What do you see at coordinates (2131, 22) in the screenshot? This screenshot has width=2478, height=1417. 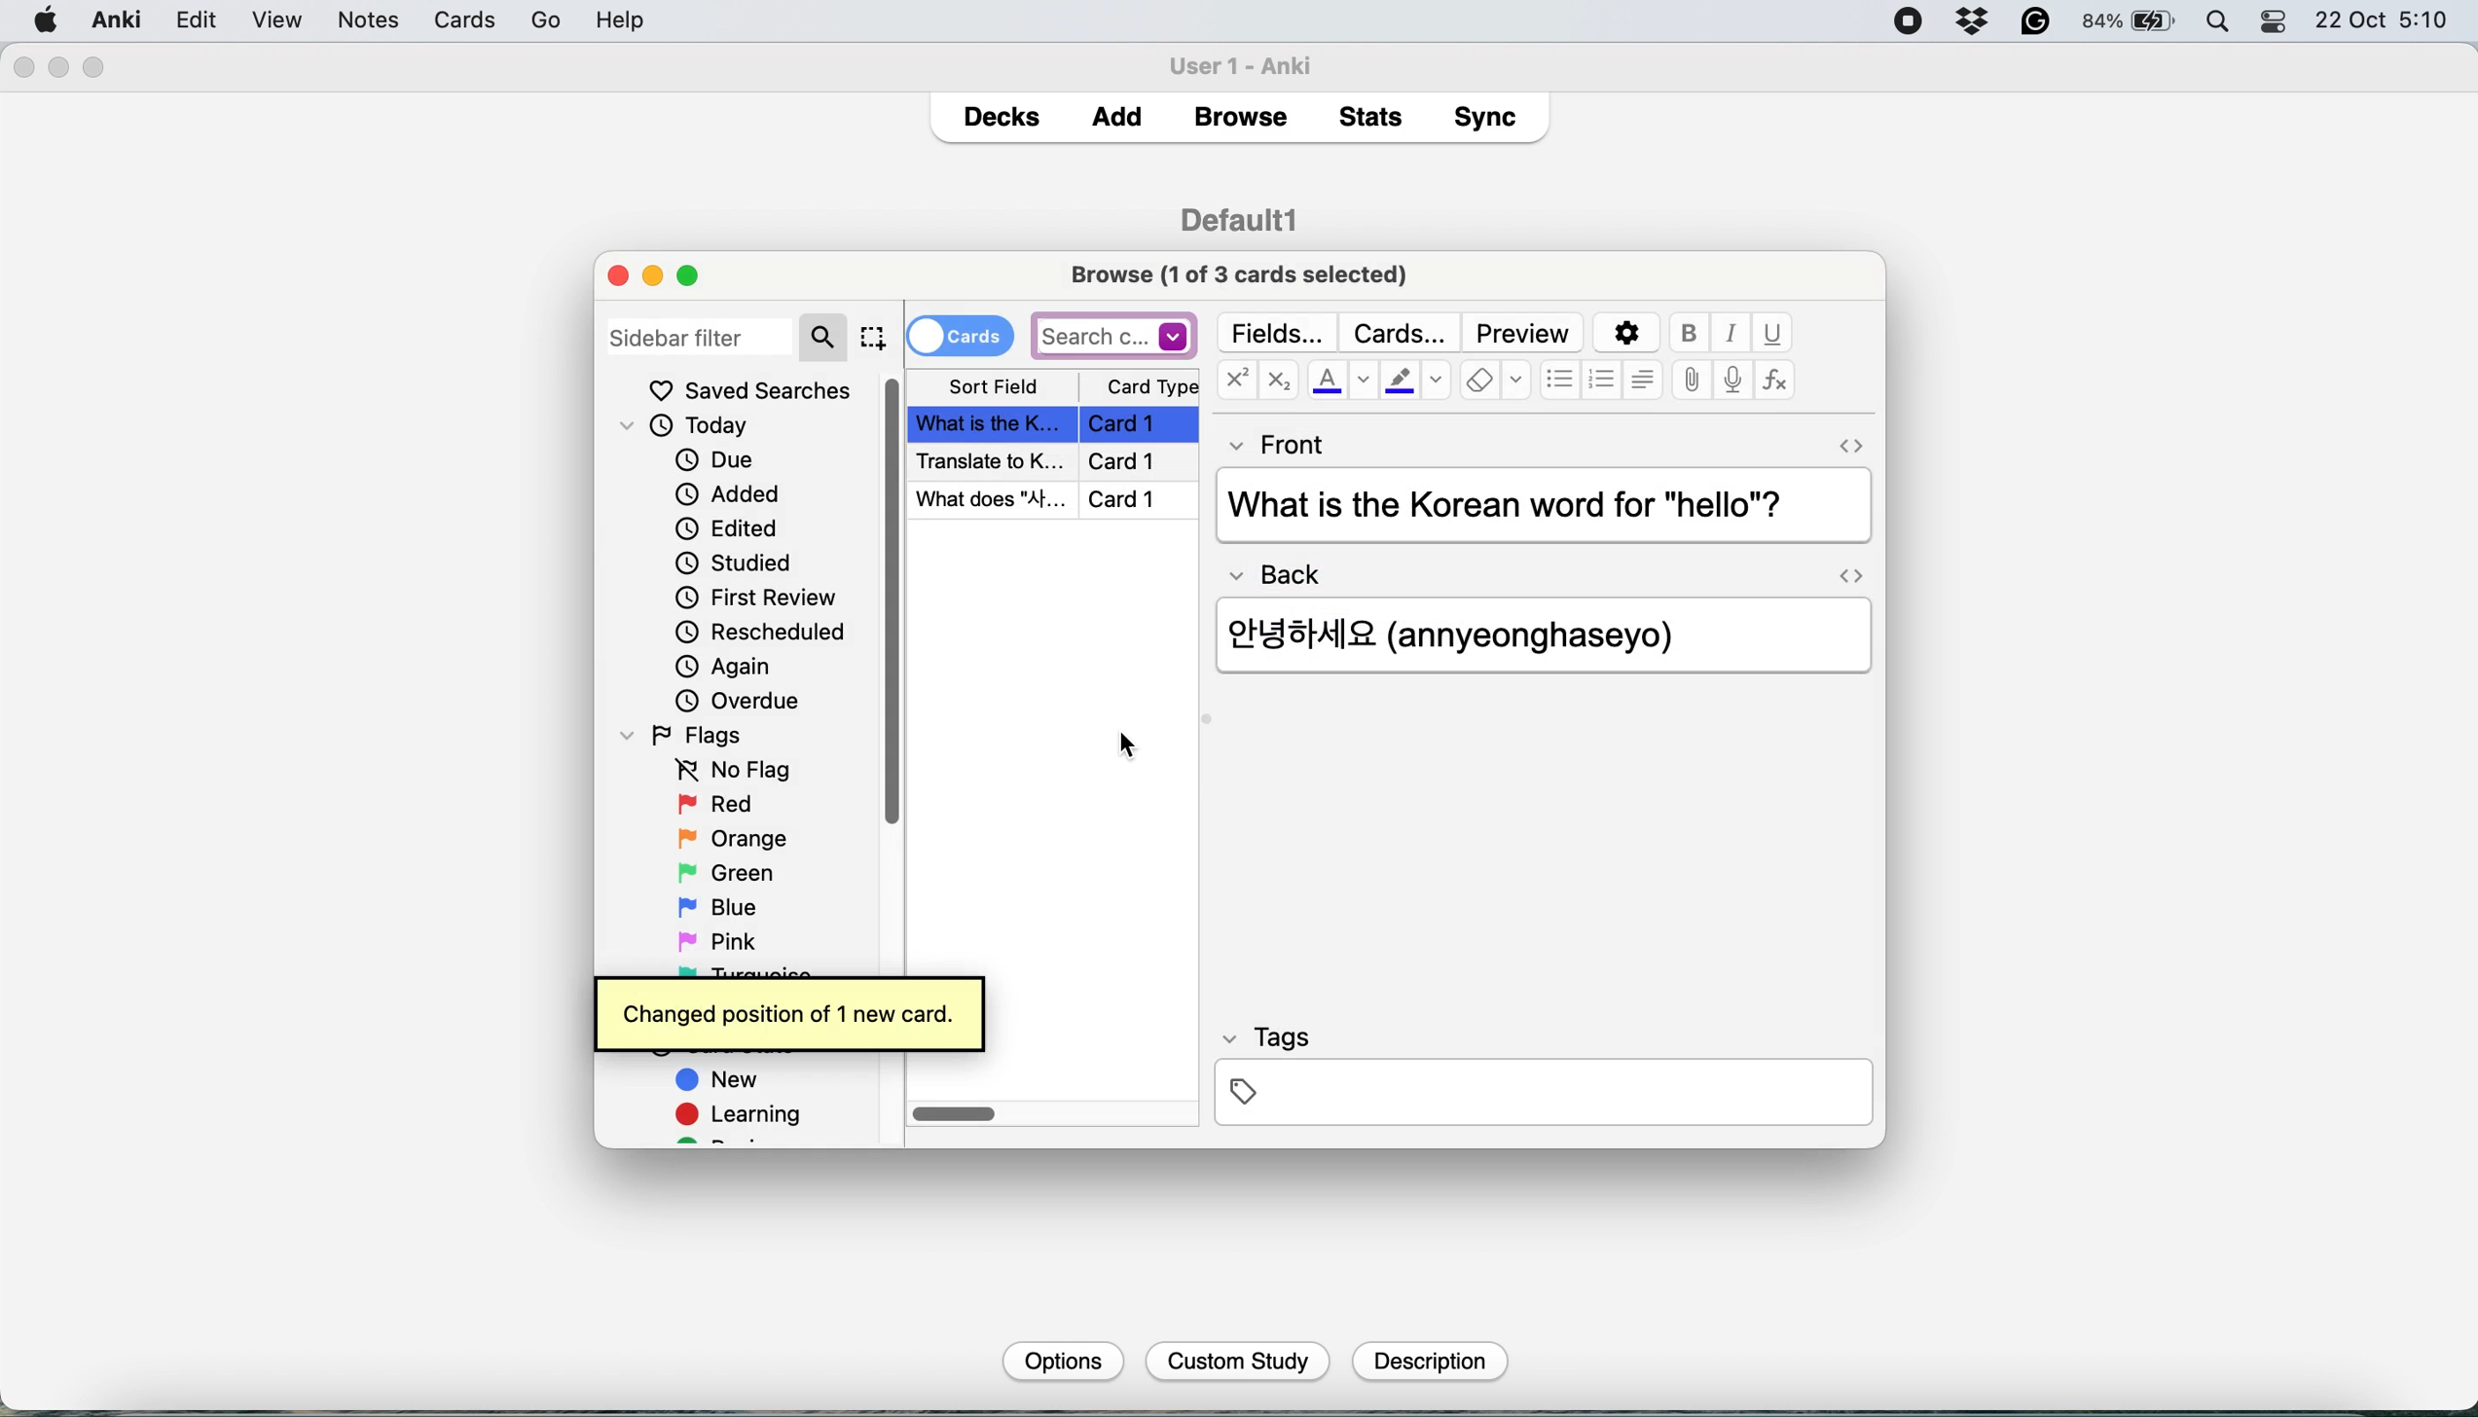 I see `battery` at bounding box center [2131, 22].